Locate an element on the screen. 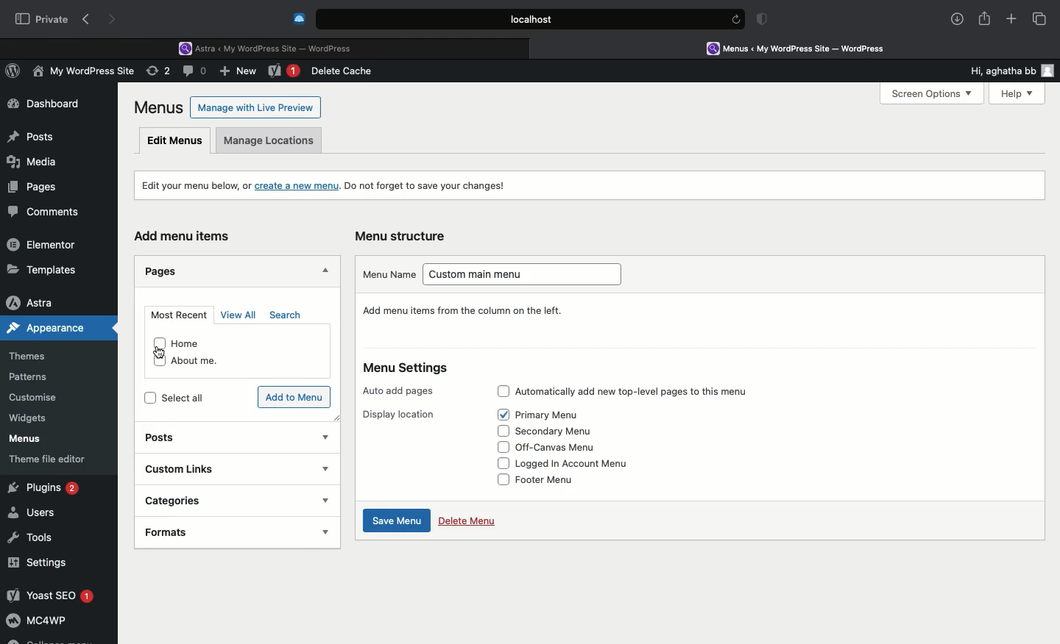 Image resolution: width=1060 pixels, height=644 pixels. show is located at coordinates (321, 534).